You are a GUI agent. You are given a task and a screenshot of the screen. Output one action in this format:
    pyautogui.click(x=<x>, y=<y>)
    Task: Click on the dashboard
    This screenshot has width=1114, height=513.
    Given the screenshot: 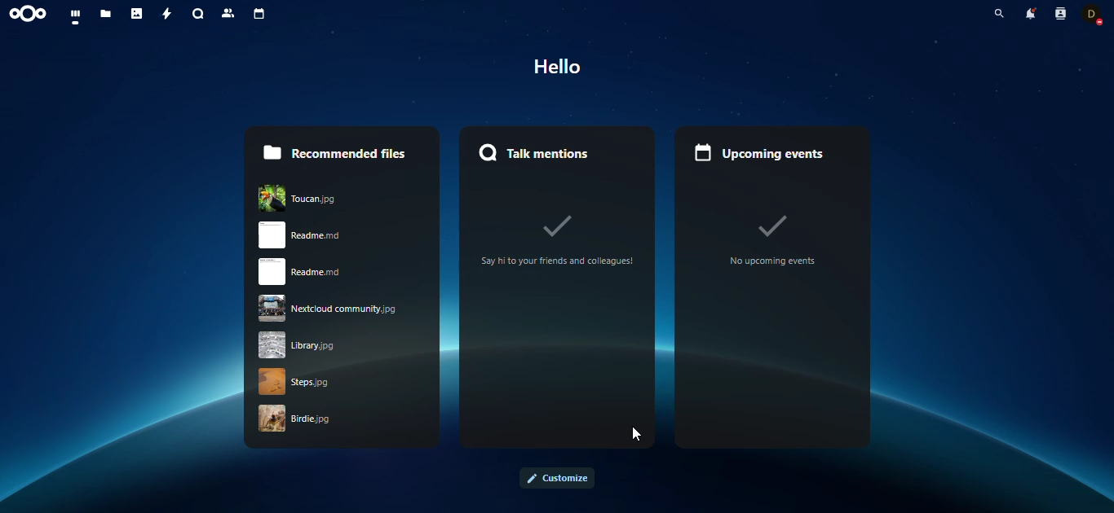 What is the action you would take?
    pyautogui.click(x=77, y=15)
    